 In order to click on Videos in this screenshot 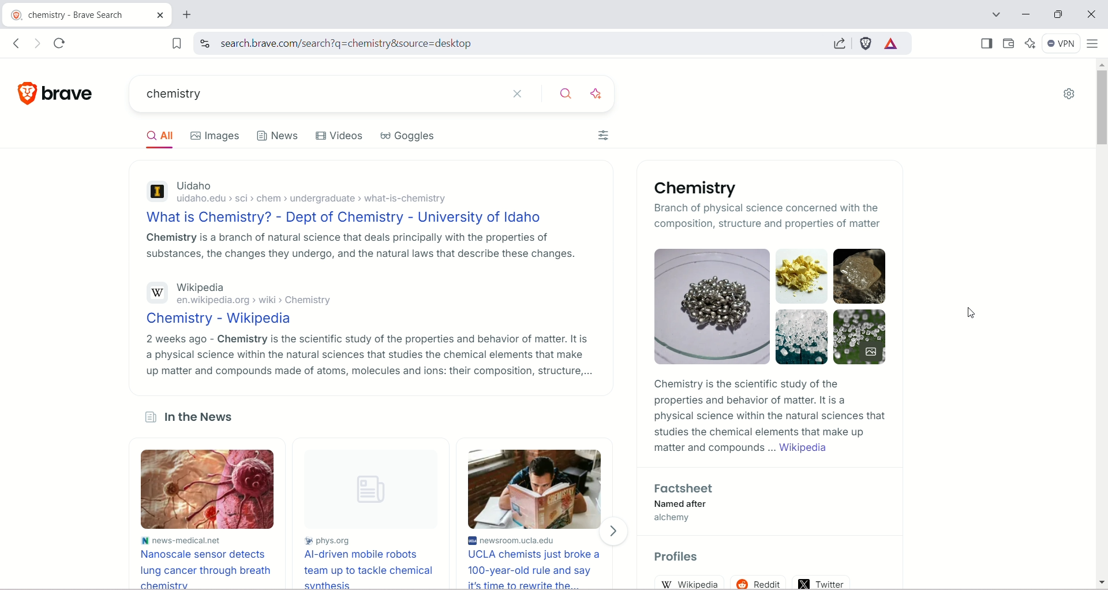, I will do `click(337, 134)`.